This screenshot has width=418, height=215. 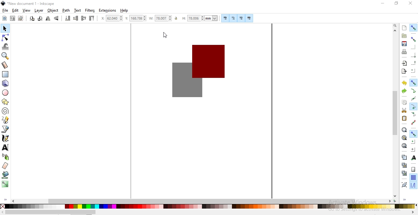 I want to click on export a bitmap, so click(x=404, y=71).